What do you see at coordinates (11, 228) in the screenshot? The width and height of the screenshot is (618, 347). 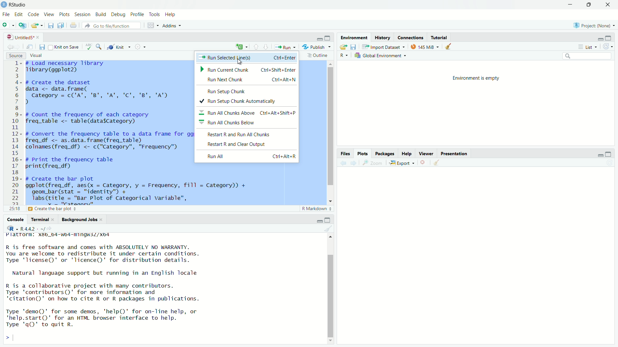 I see `icon` at bounding box center [11, 228].